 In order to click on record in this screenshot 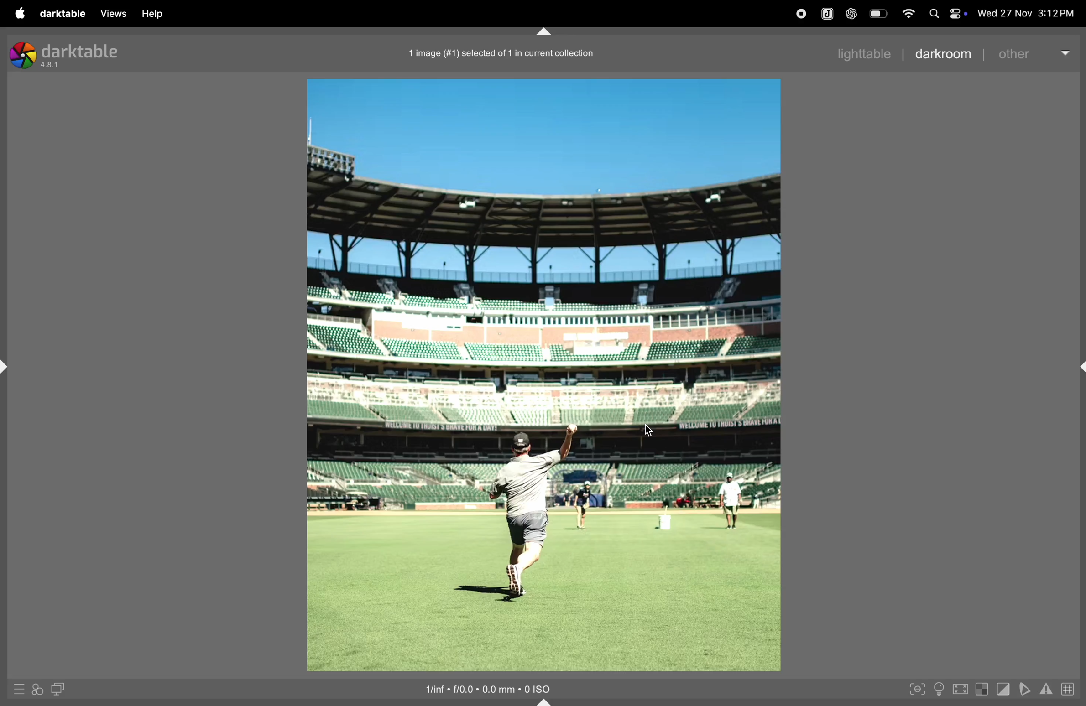, I will do `click(802, 14)`.